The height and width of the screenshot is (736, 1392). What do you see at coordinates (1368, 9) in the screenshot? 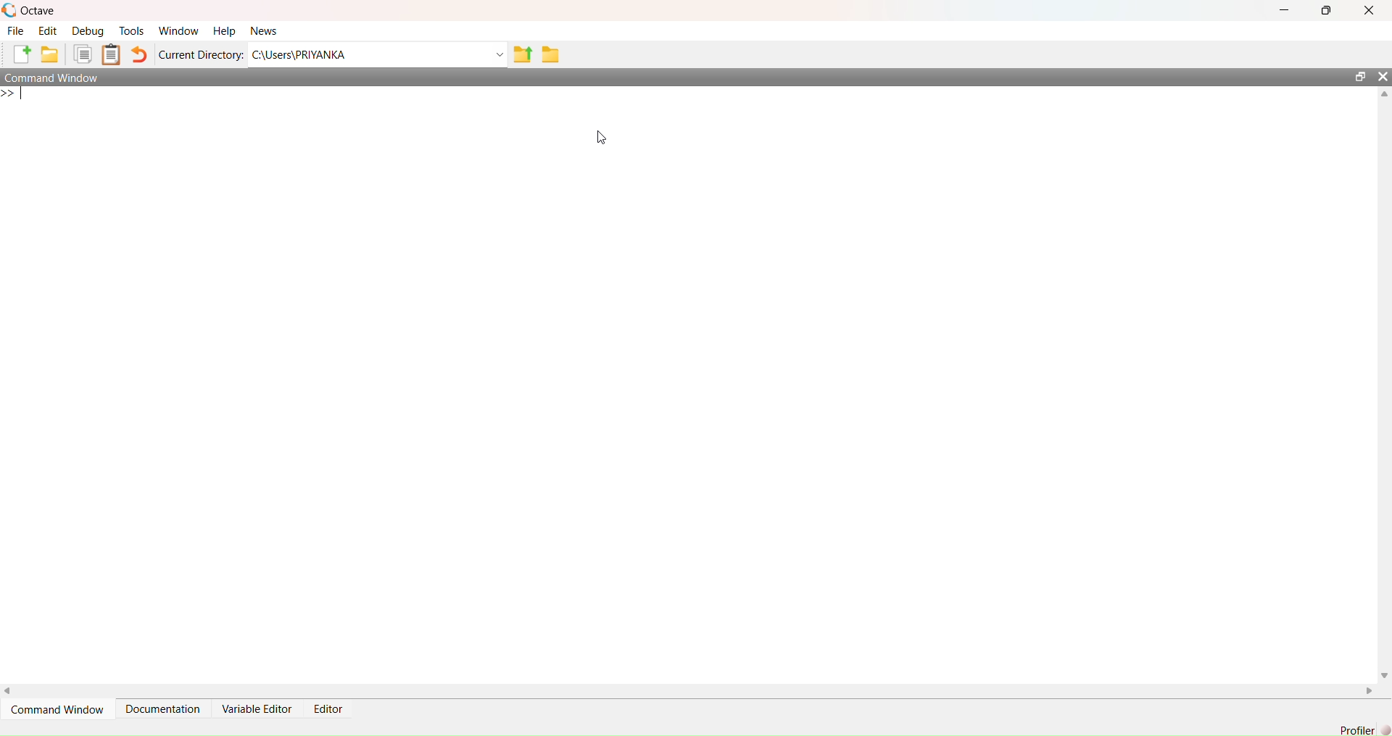
I see `close` at bounding box center [1368, 9].